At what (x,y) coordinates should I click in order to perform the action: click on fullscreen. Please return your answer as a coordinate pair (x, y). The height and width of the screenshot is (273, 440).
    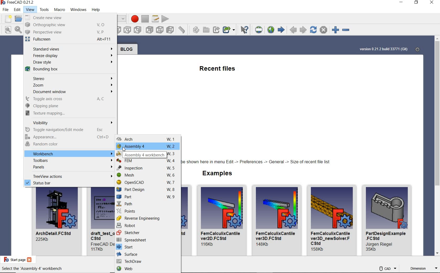
    Looking at the image, I should click on (69, 40).